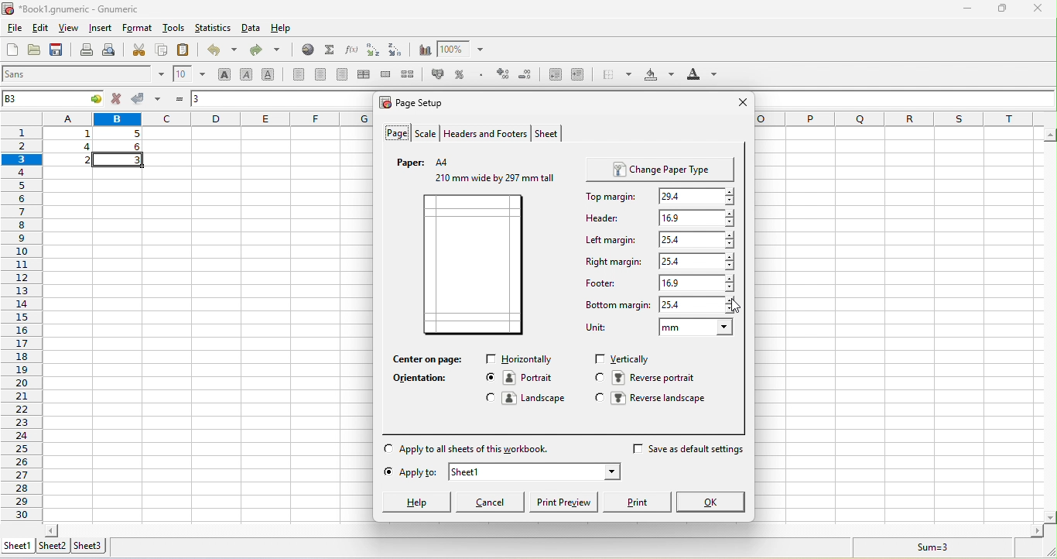 The image size is (1057, 559). I want to click on close, so click(1037, 9).